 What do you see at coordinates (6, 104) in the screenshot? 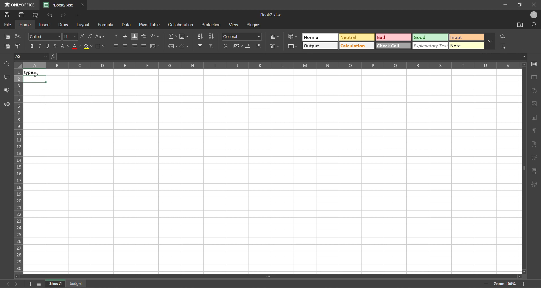
I see `feedback` at bounding box center [6, 104].